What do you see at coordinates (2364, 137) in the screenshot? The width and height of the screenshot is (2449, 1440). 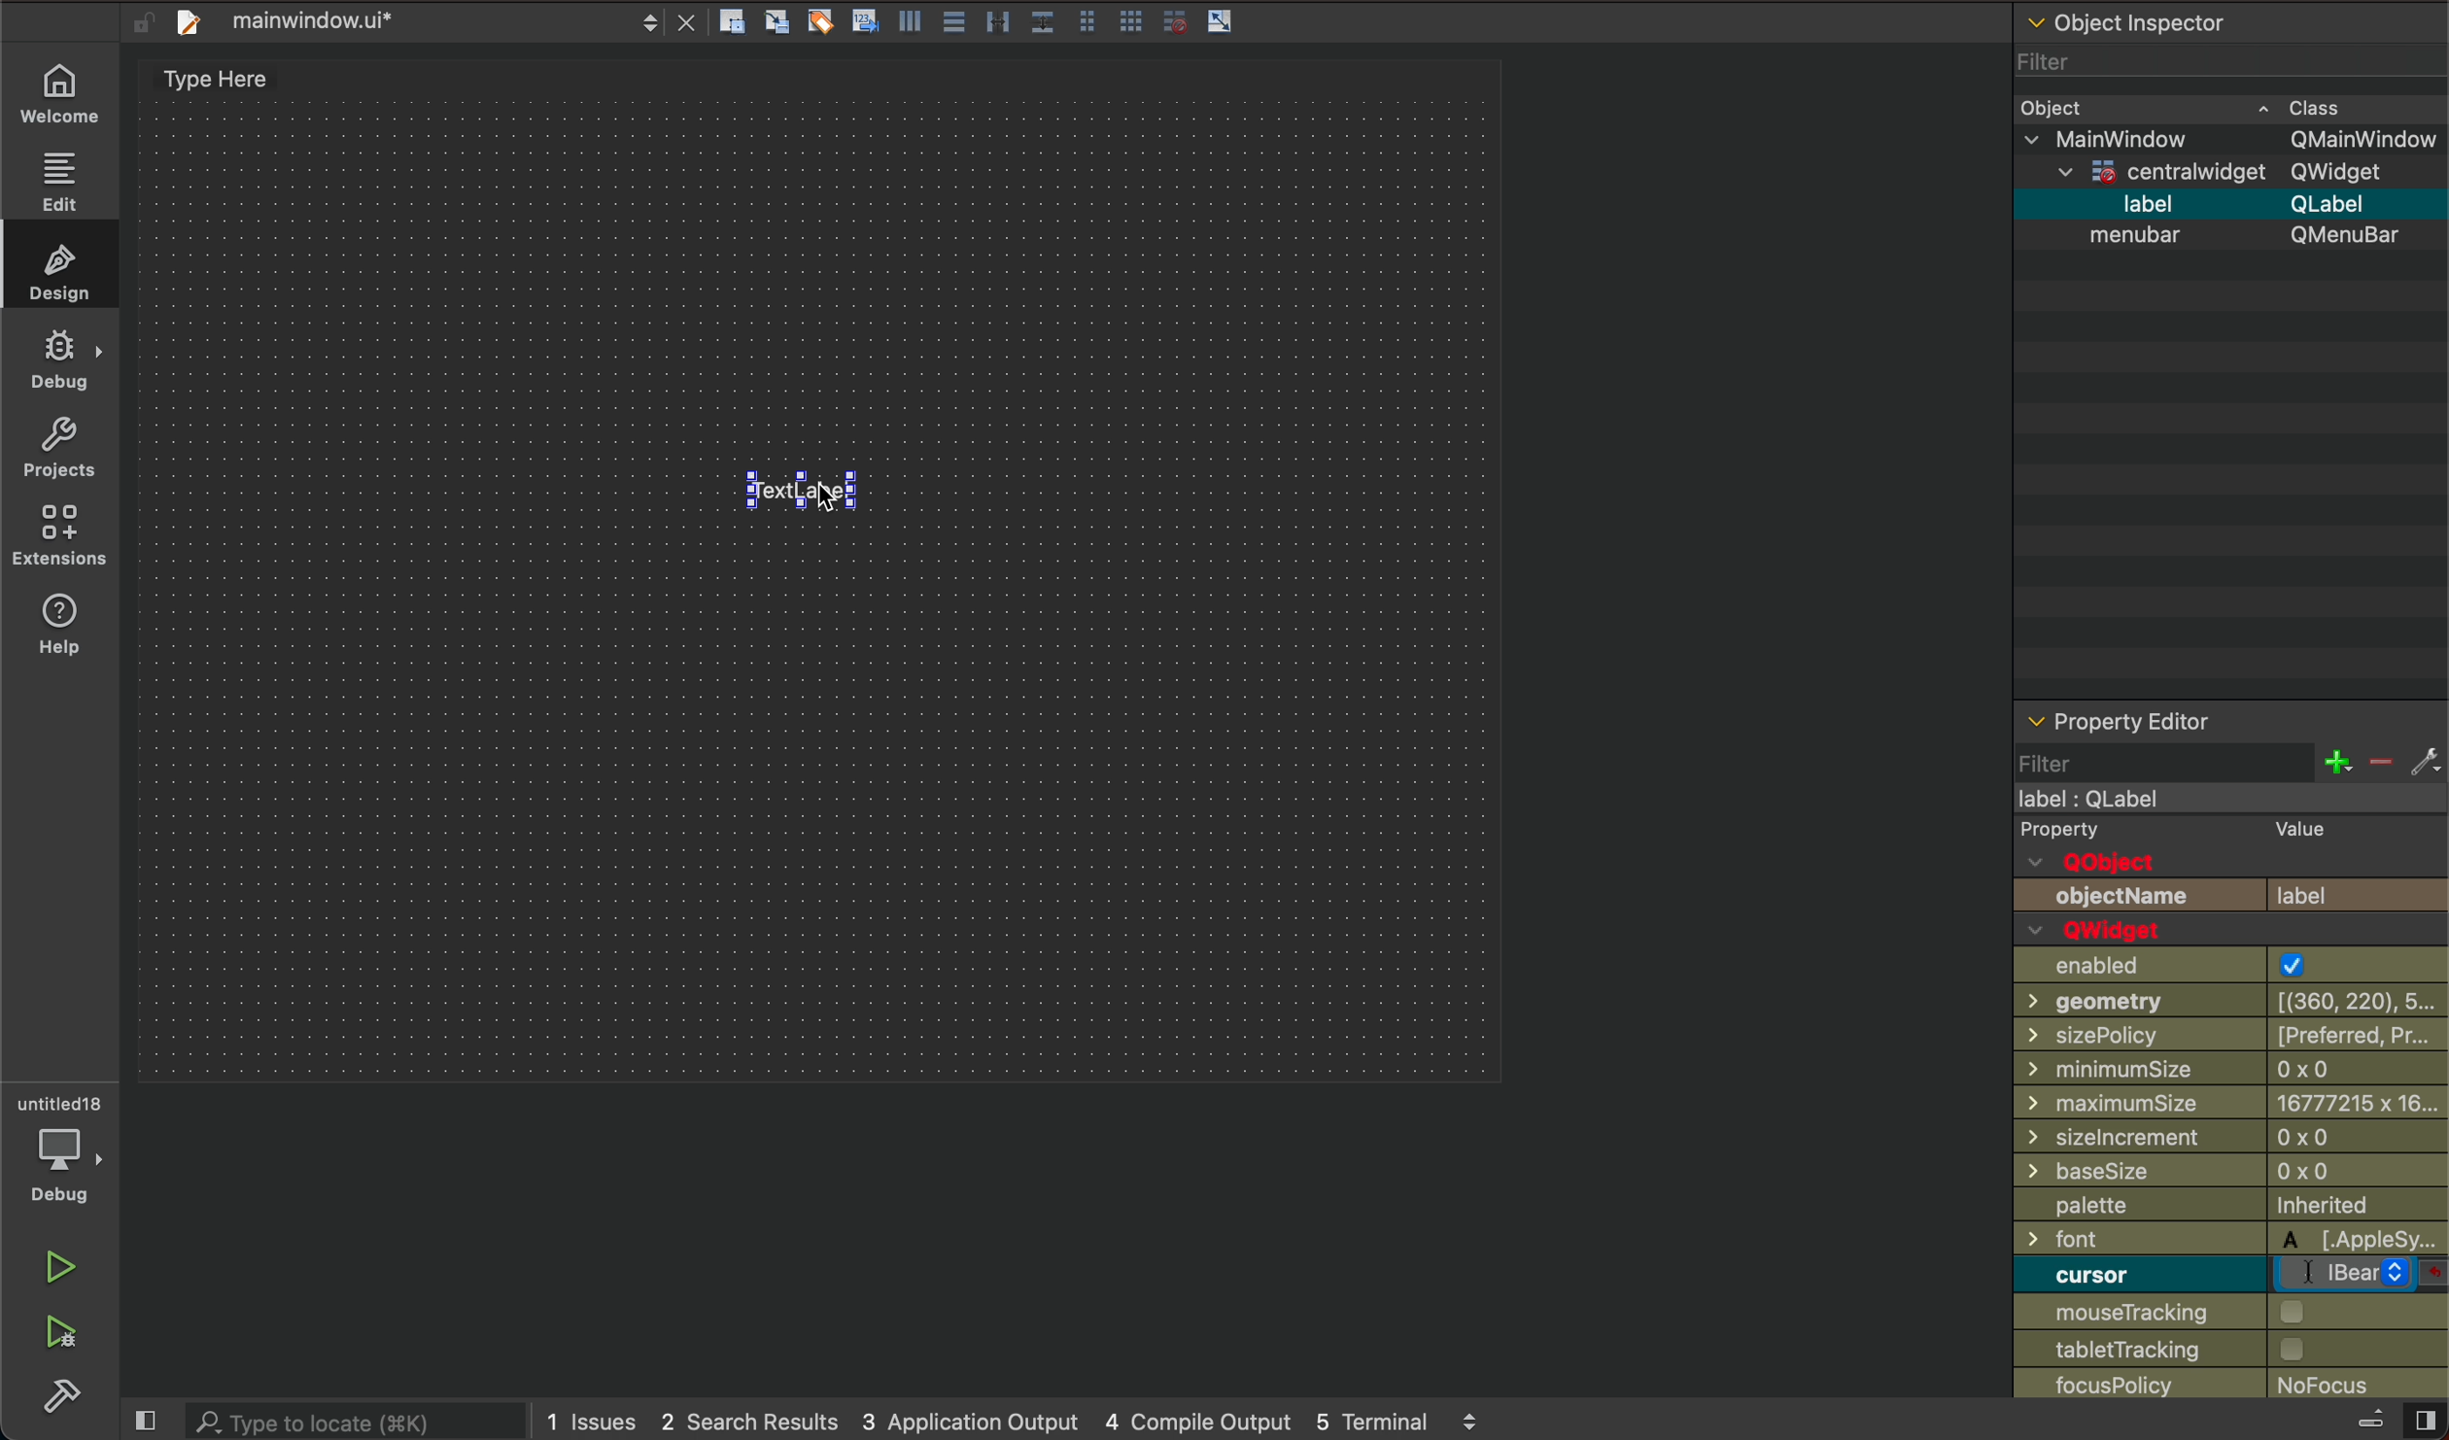 I see `Qmainwindow` at bounding box center [2364, 137].